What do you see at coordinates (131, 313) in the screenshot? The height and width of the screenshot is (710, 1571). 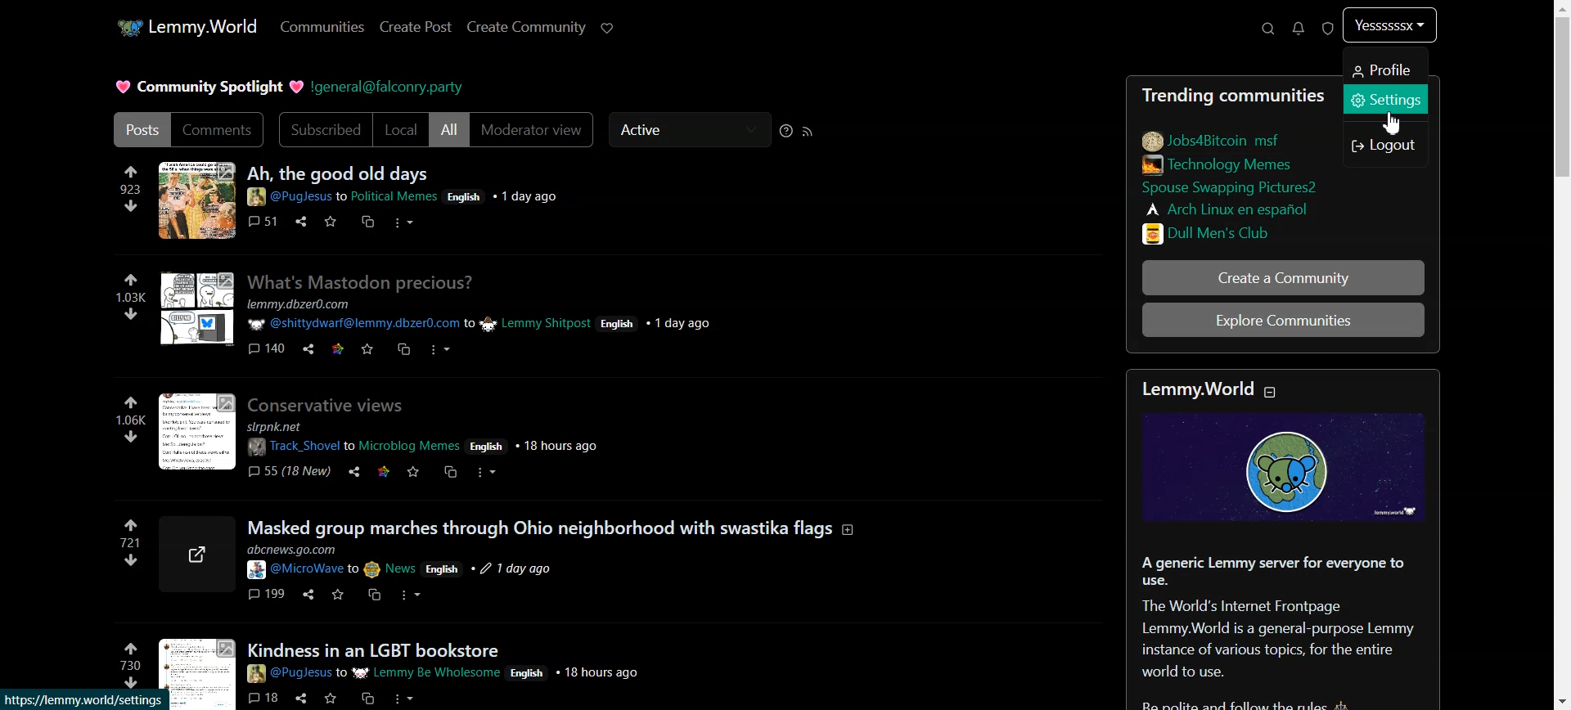 I see `downvote` at bounding box center [131, 313].